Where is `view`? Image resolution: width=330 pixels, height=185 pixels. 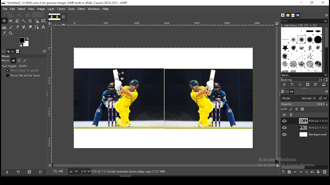 view is located at coordinates (31, 9).